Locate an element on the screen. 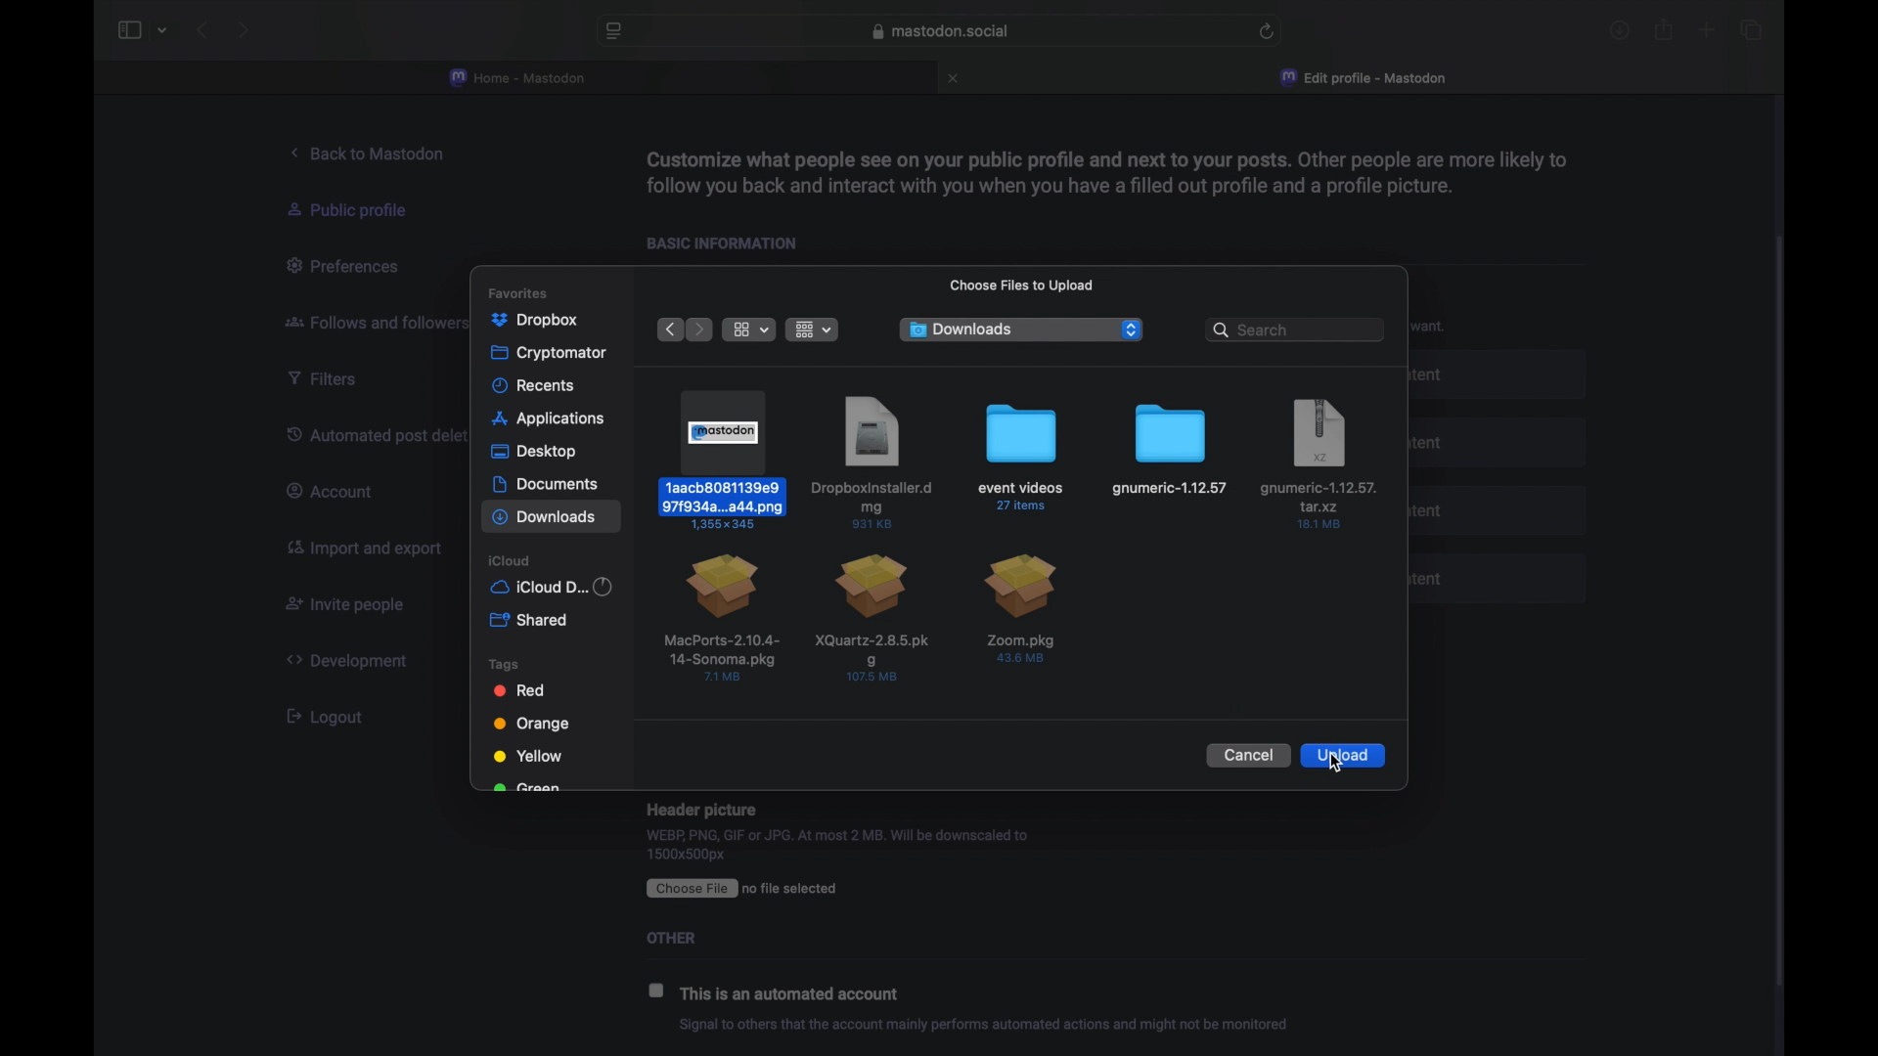  preferences is located at coordinates (347, 267).